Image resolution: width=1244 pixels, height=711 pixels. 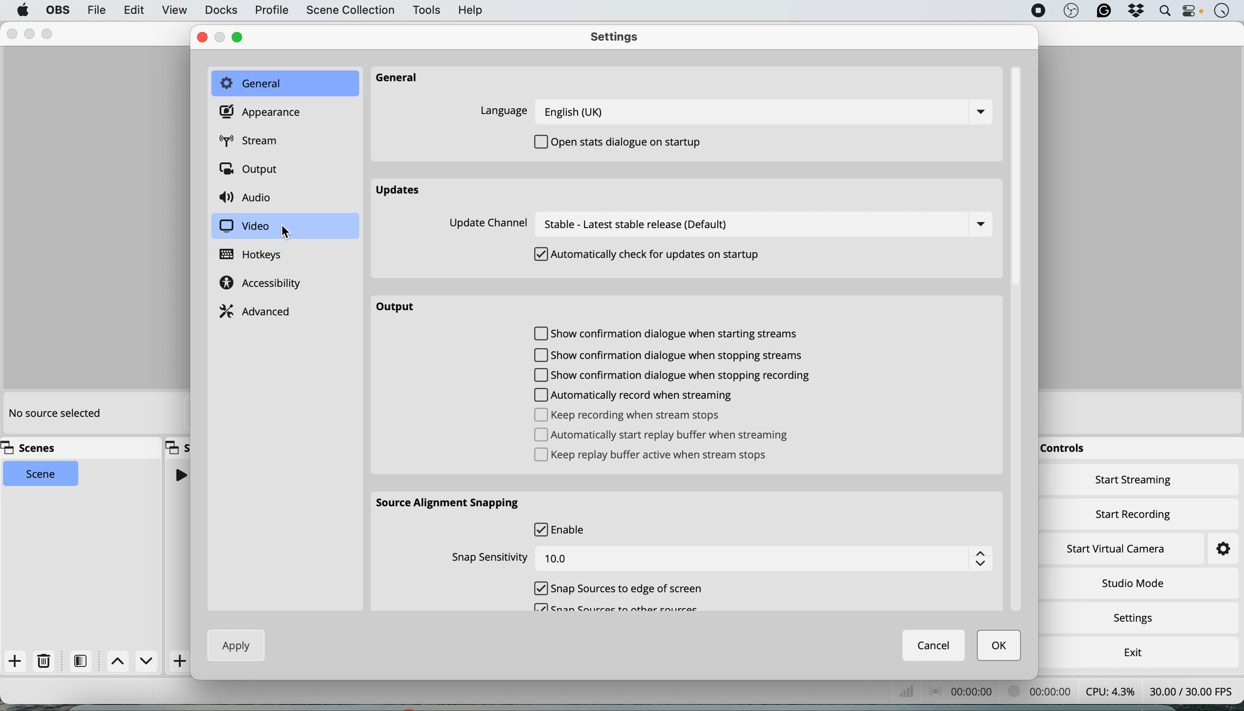 What do you see at coordinates (1222, 12) in the screenshot?
I see `time` at bounding box center [1222, 12].